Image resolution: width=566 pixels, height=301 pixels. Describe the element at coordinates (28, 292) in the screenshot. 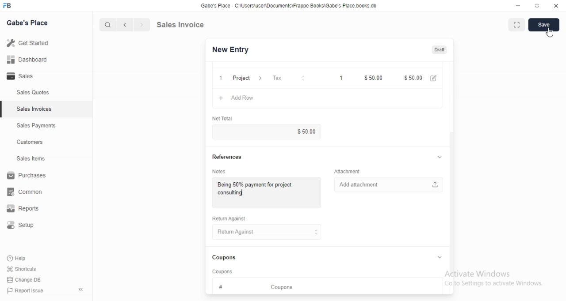

I see `PP Report Issue.` at that location.